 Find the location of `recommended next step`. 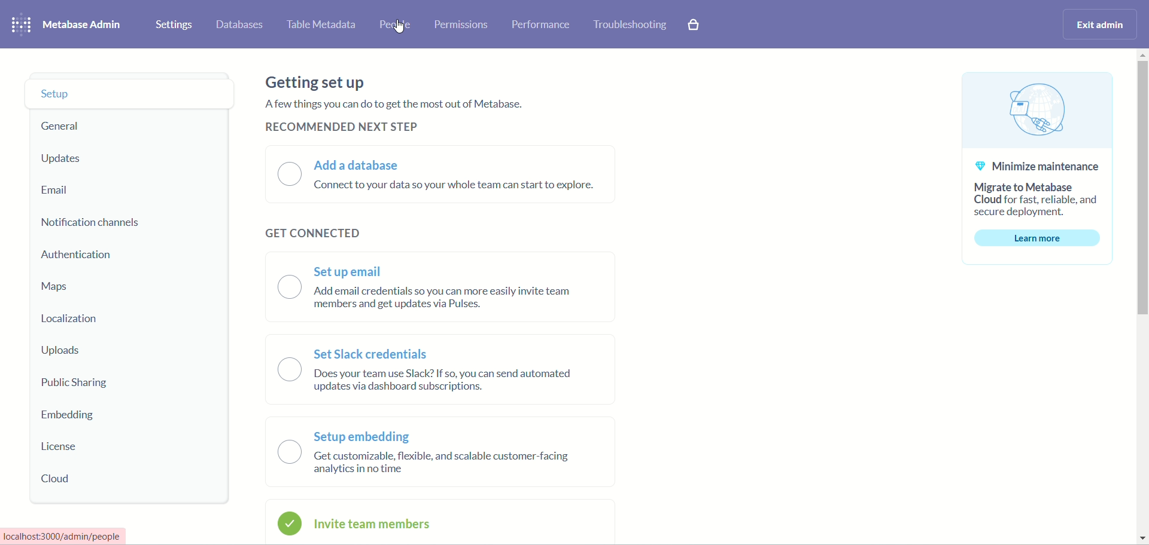

recommended next step is located at coordinates (339, 128).